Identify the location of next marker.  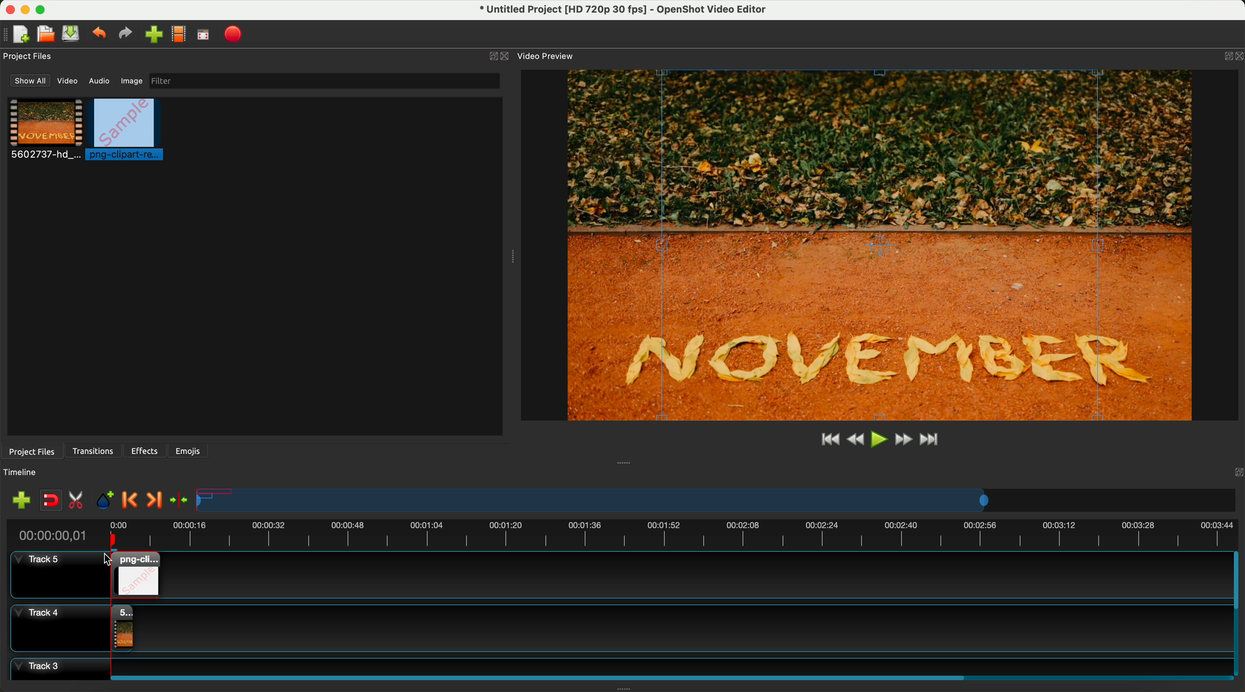
(153, 501).